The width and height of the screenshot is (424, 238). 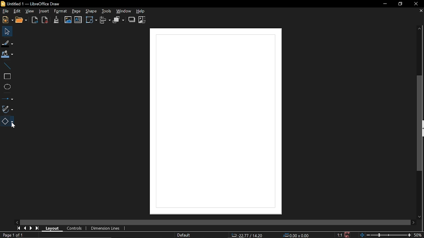 What do you see at coordinates (142, 20) in the screenshot?
I see `Crop` at bounding box center [142, 20].